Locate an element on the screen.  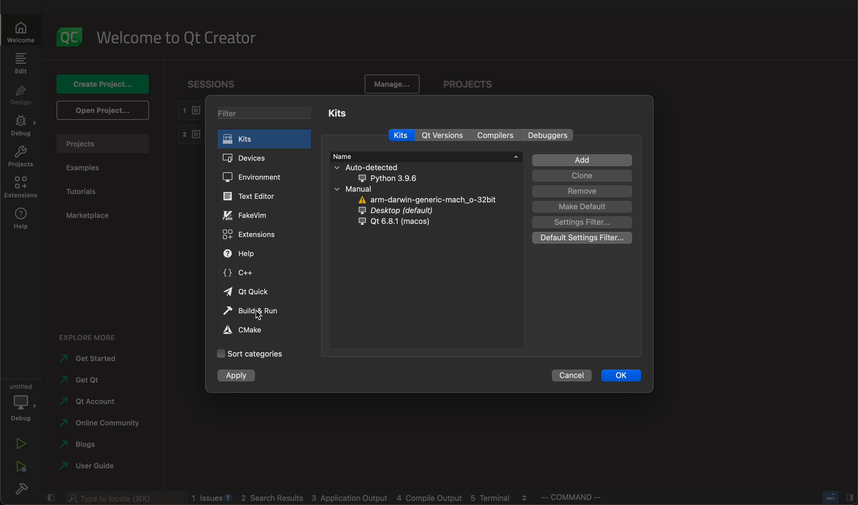
debuggers is located at coordinates (550, 135).